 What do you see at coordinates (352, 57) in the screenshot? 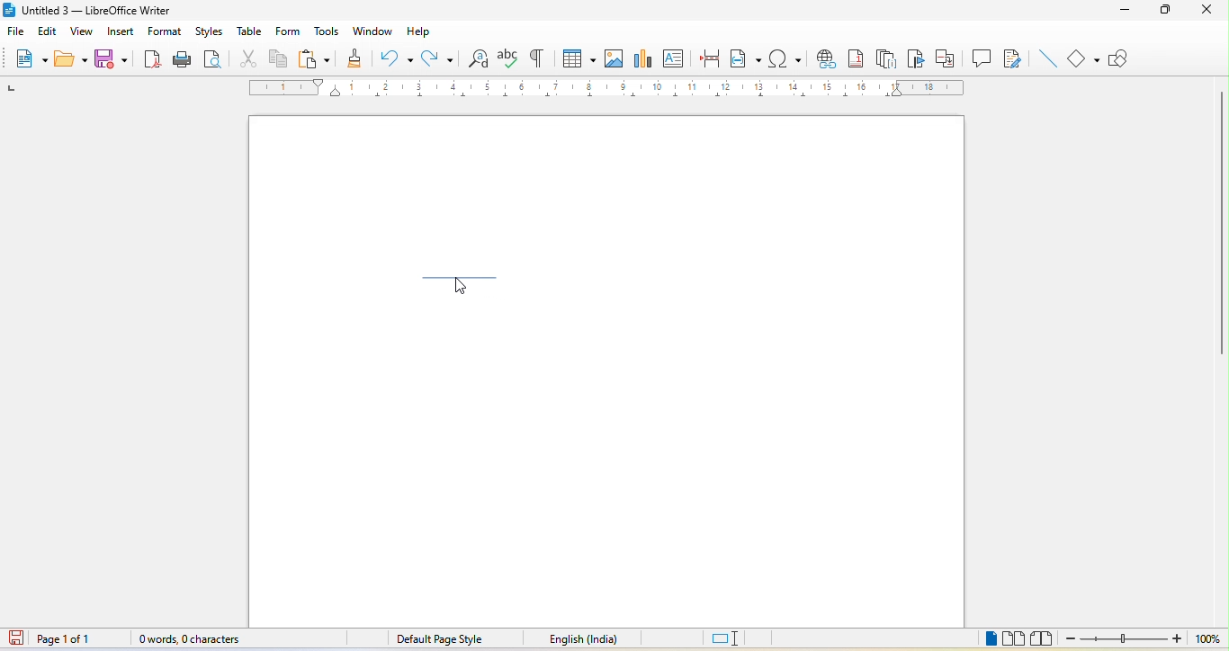
I see `clone formatting` at bounding box center [352, 57].